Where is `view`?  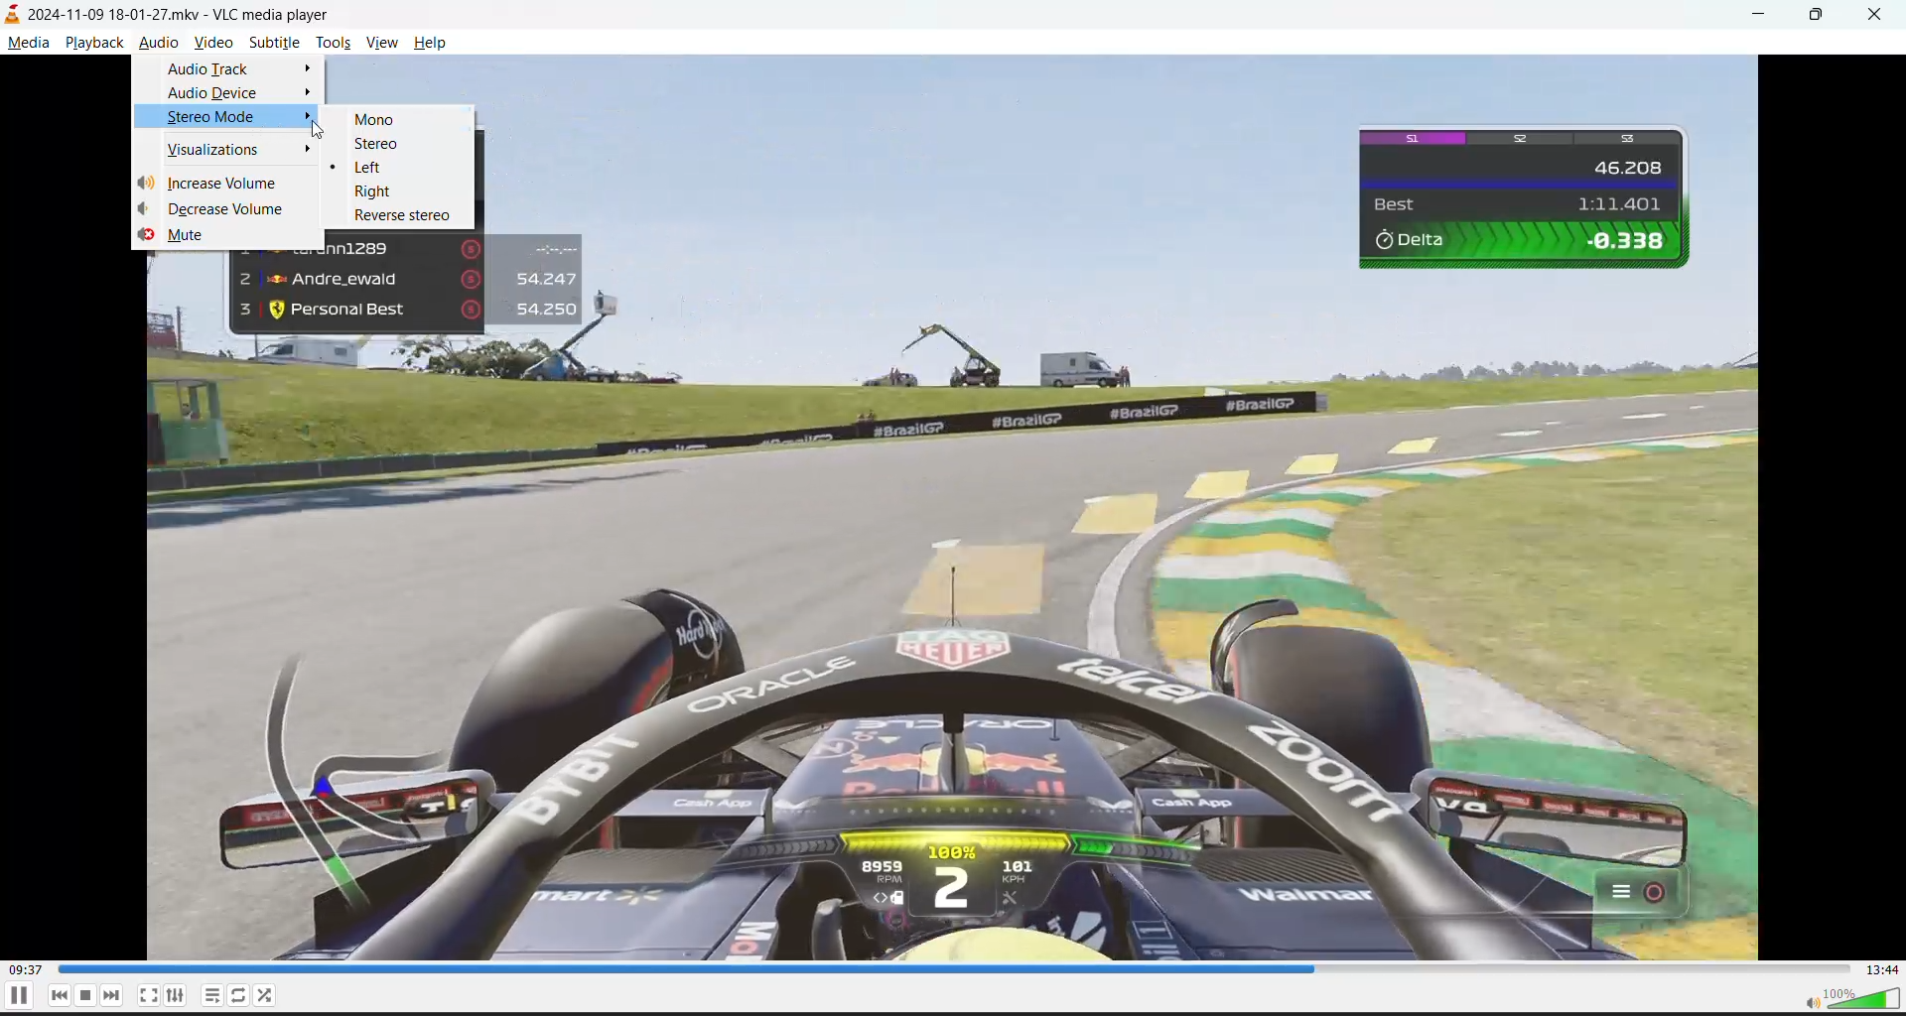 view is located at coordinates (385, 45).